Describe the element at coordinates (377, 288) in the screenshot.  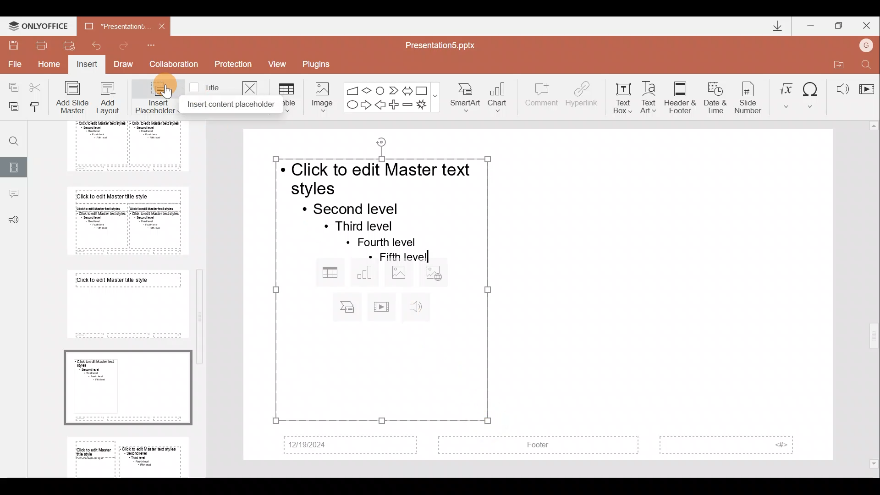
I see `Inserted placeholder on presentation slide` at that location.